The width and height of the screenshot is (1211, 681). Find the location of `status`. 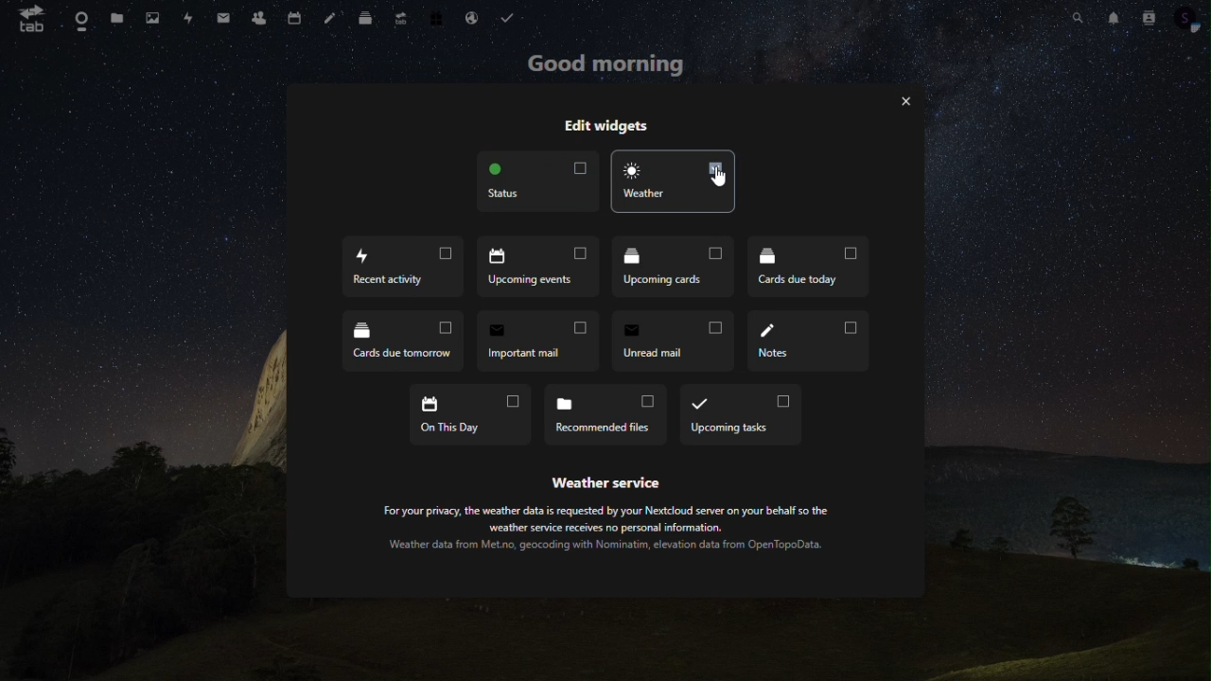

status is located at coordinates (535, 184).